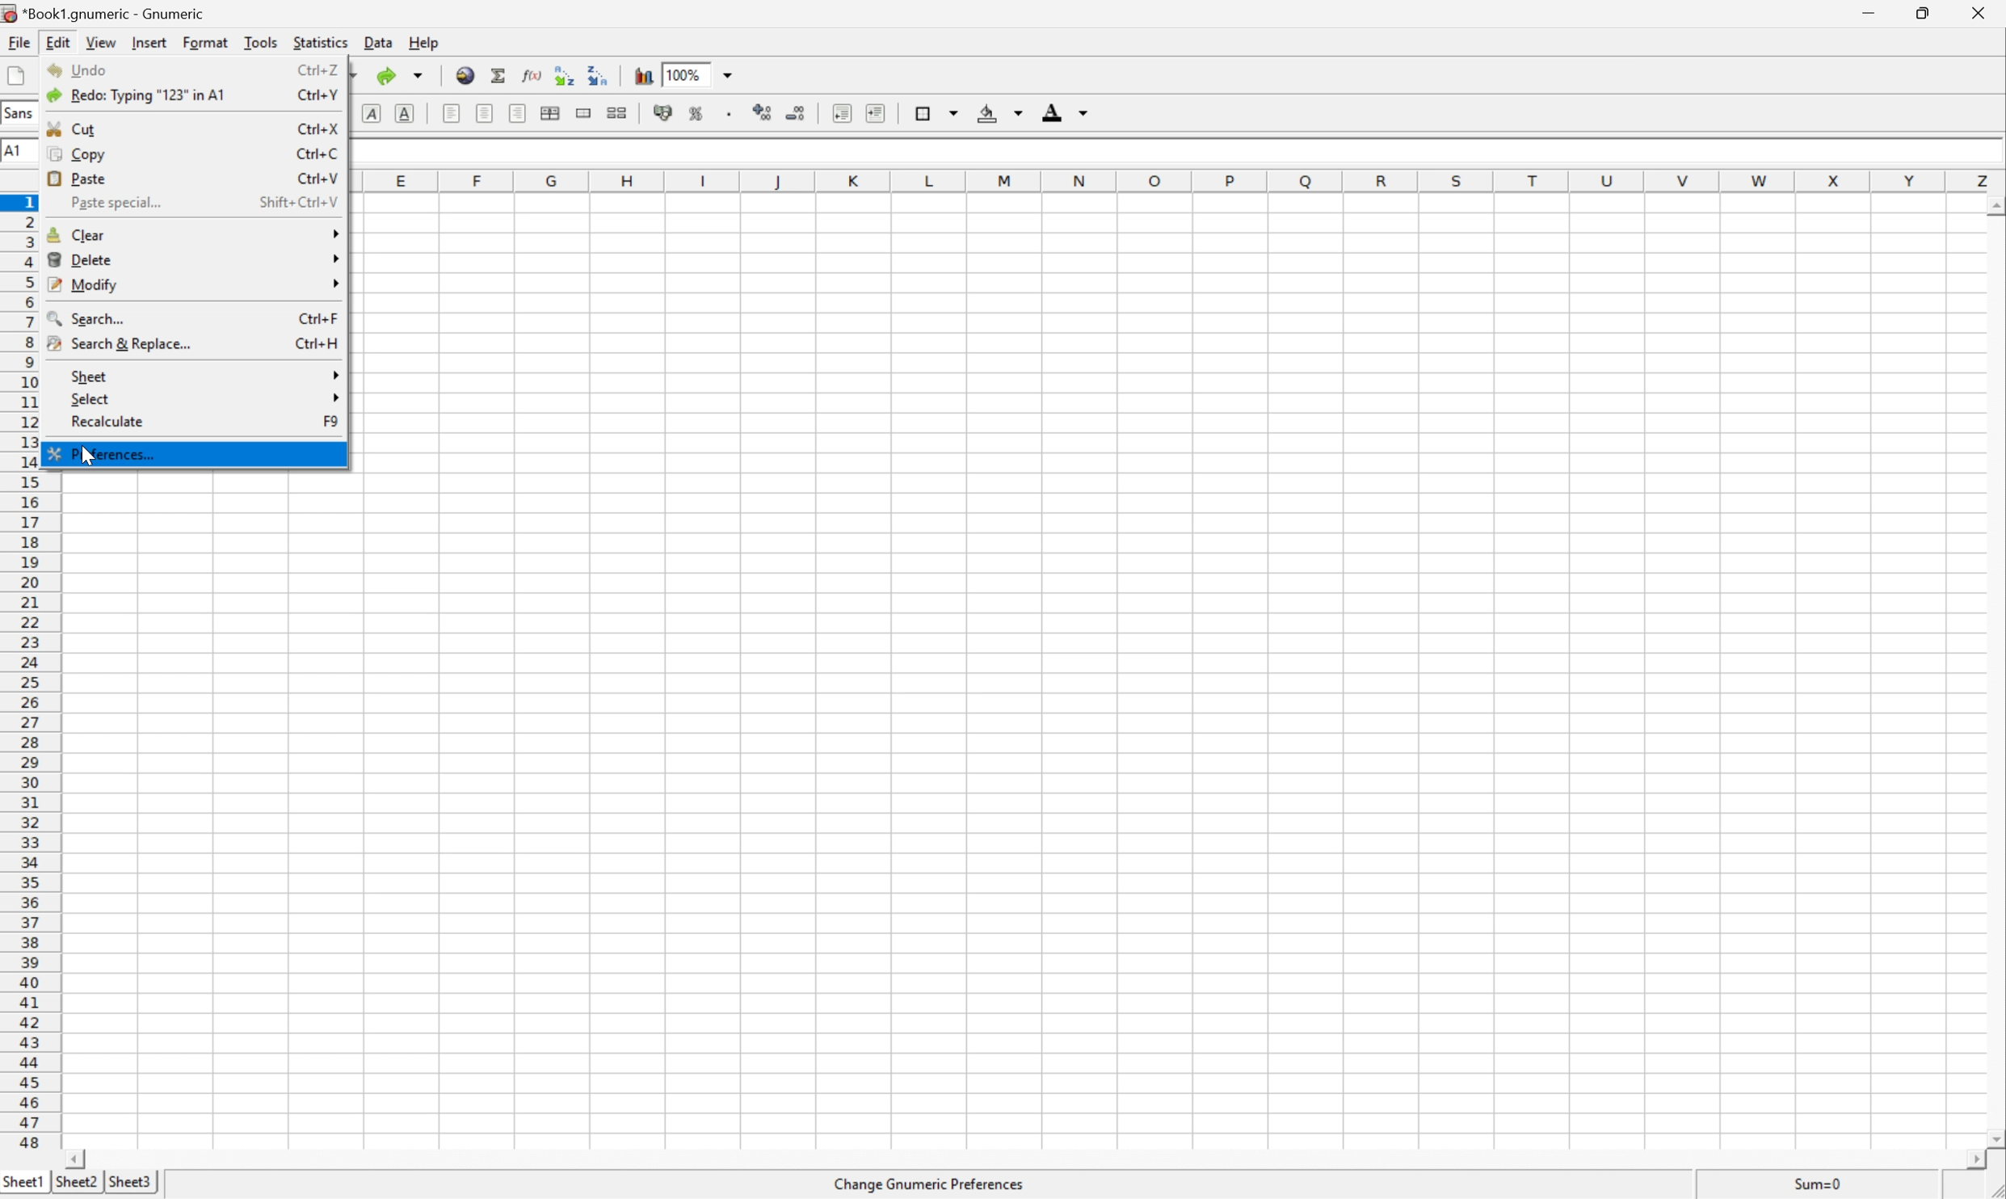  I want to click on insert hyperlink, so click(464, 75).